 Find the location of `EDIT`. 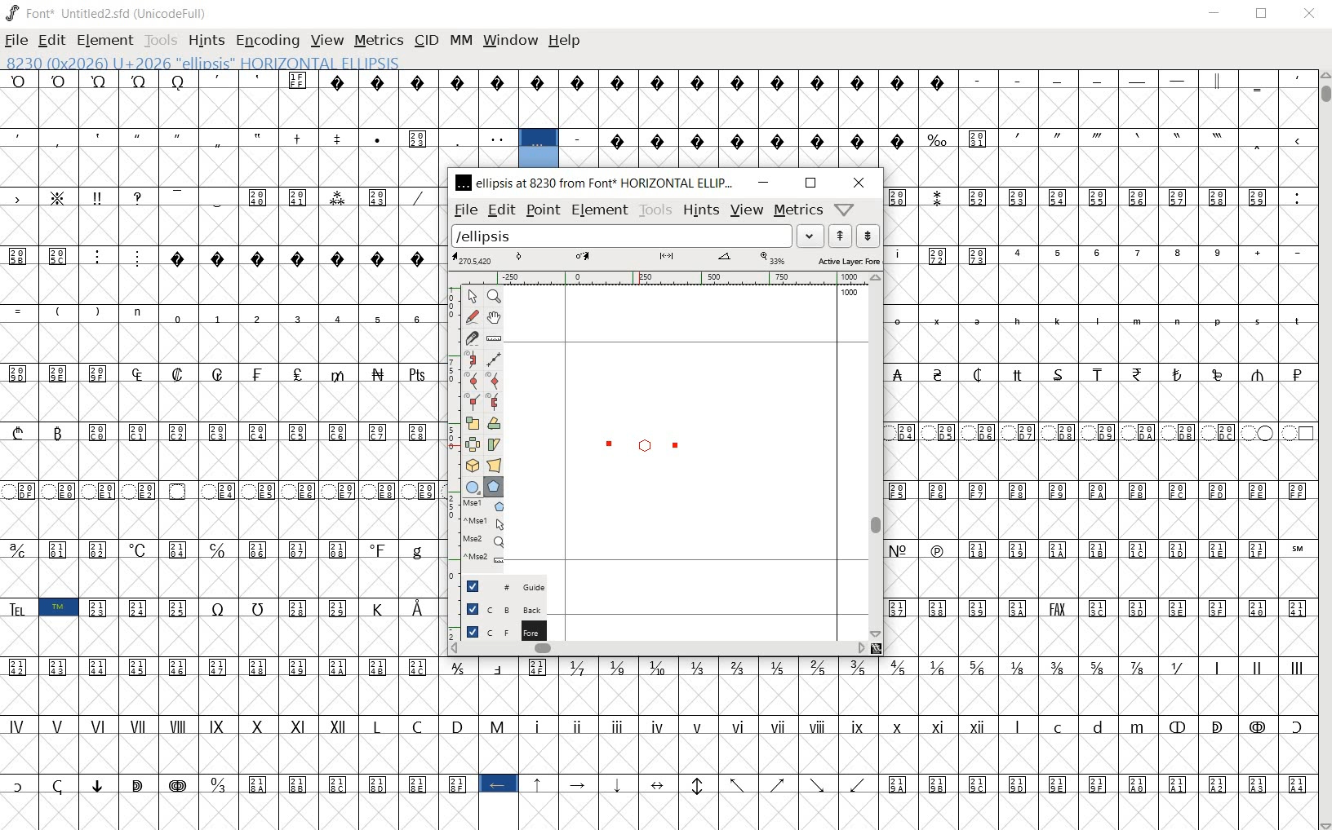

EDIT is located at coordinates (54, 40).